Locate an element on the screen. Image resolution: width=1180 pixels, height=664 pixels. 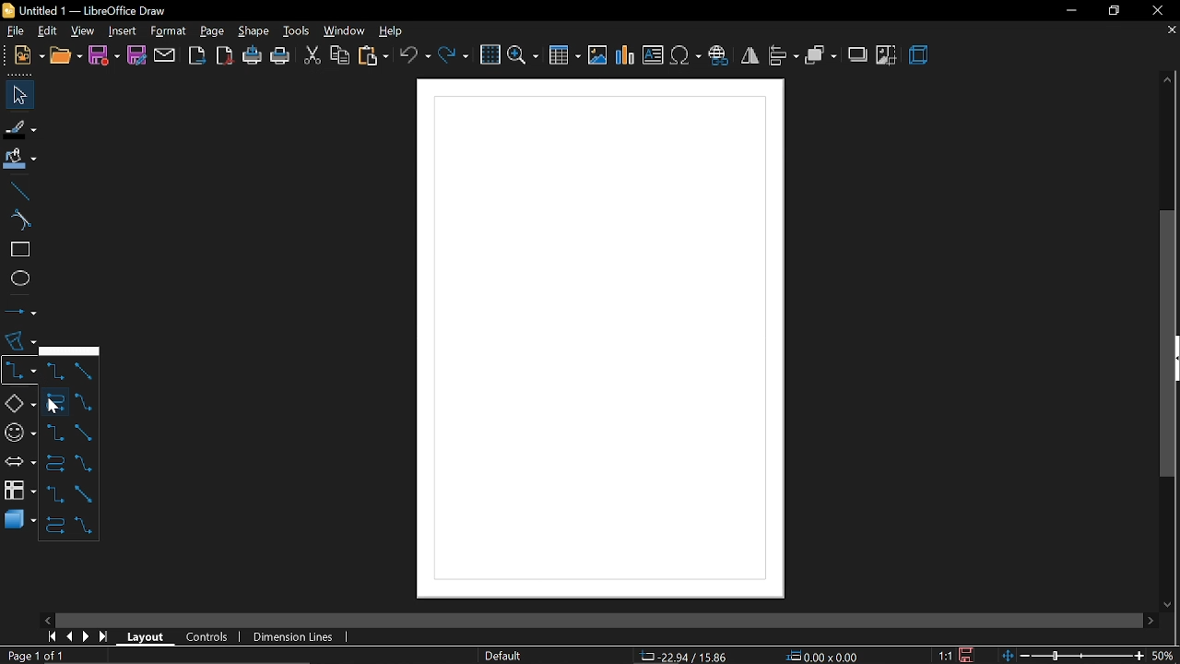
Insert chart is located at coordinates (626, 55).